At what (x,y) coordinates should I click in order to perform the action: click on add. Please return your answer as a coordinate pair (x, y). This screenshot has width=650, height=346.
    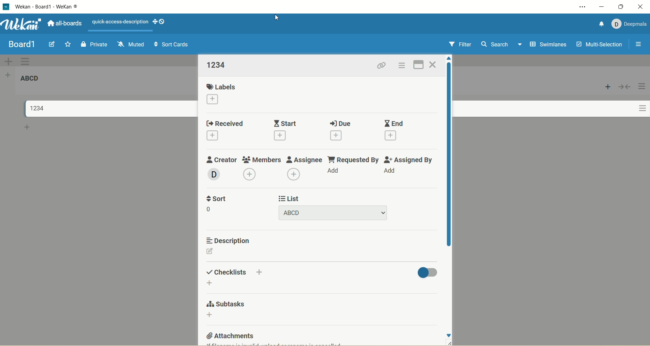
    Looking at the image, I should click on (338, 135).